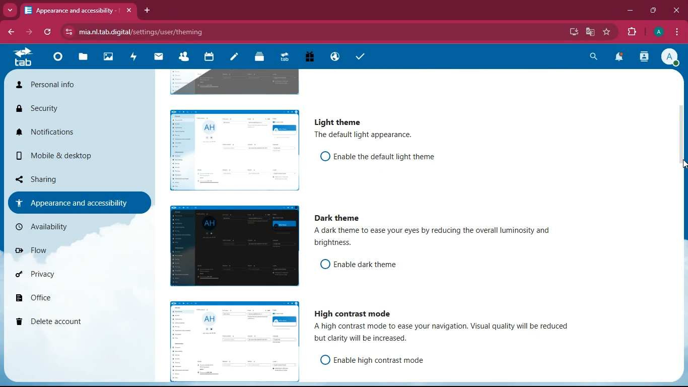  Describe the element at coordinates (333, 57) in the screenshot. I see `public` at that location.